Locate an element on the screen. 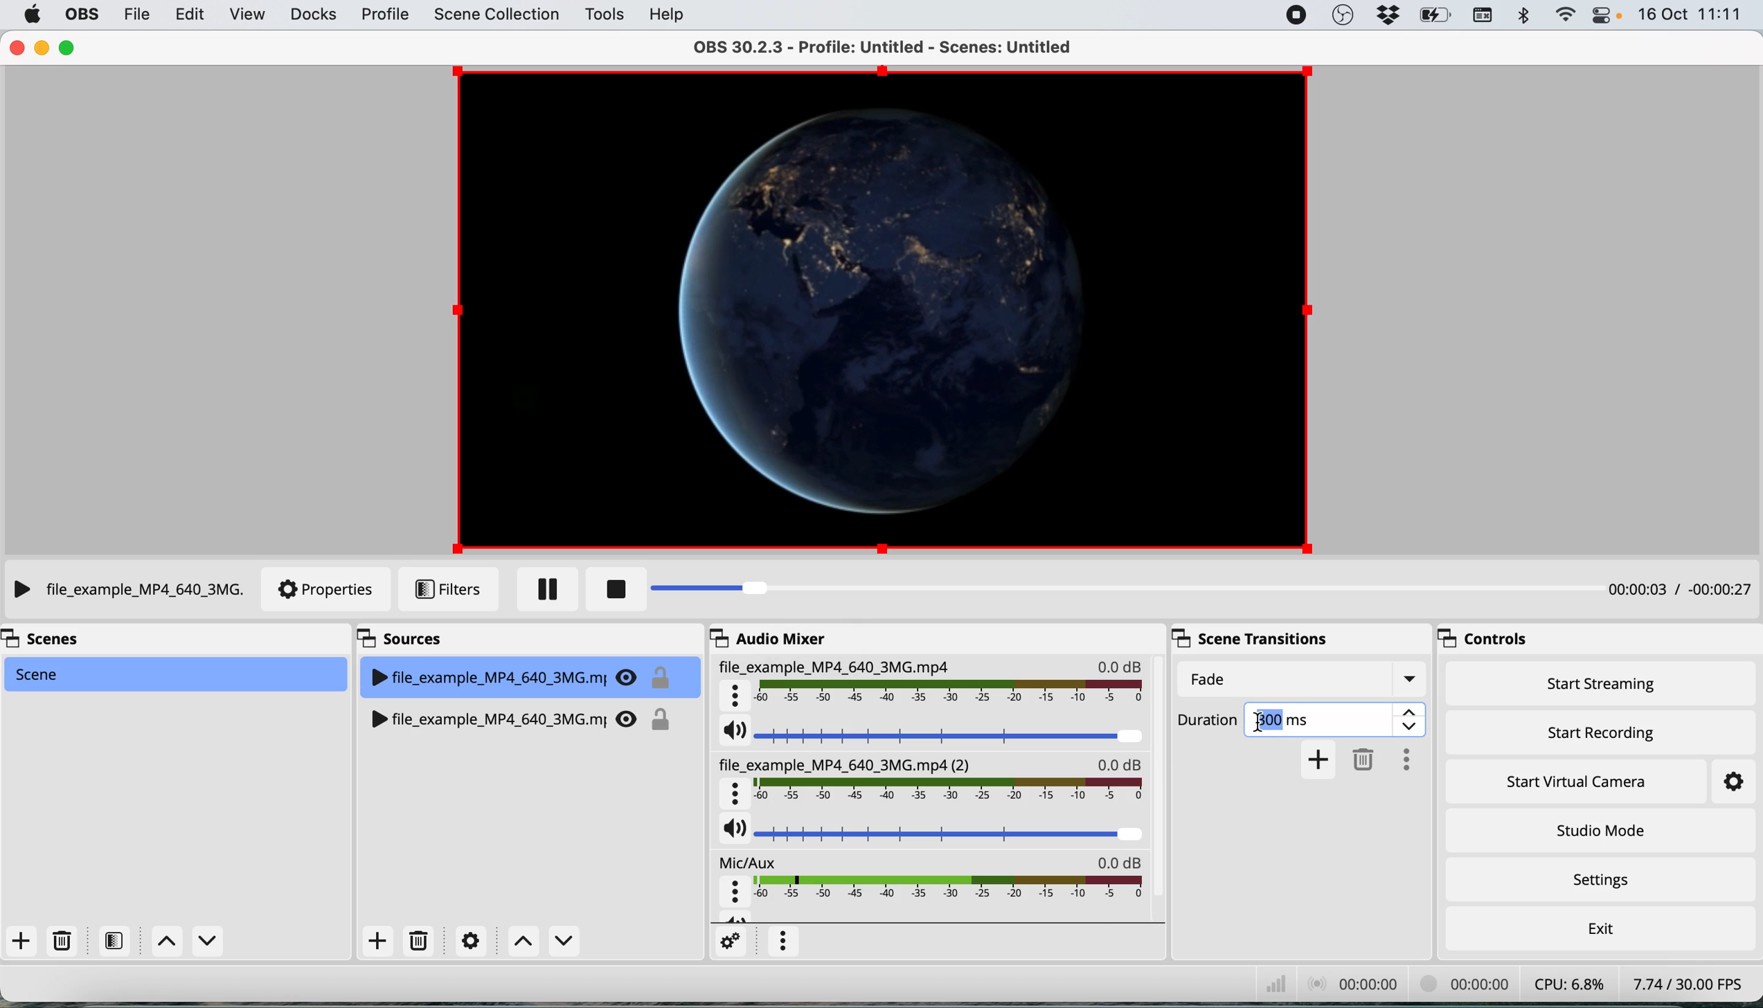  edit is located at coordinates (195, 16).